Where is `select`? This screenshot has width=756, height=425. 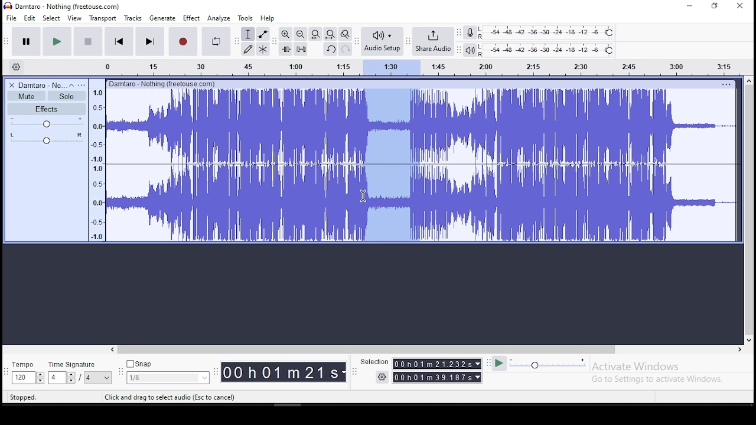 select is located at coordinates (53, 18).